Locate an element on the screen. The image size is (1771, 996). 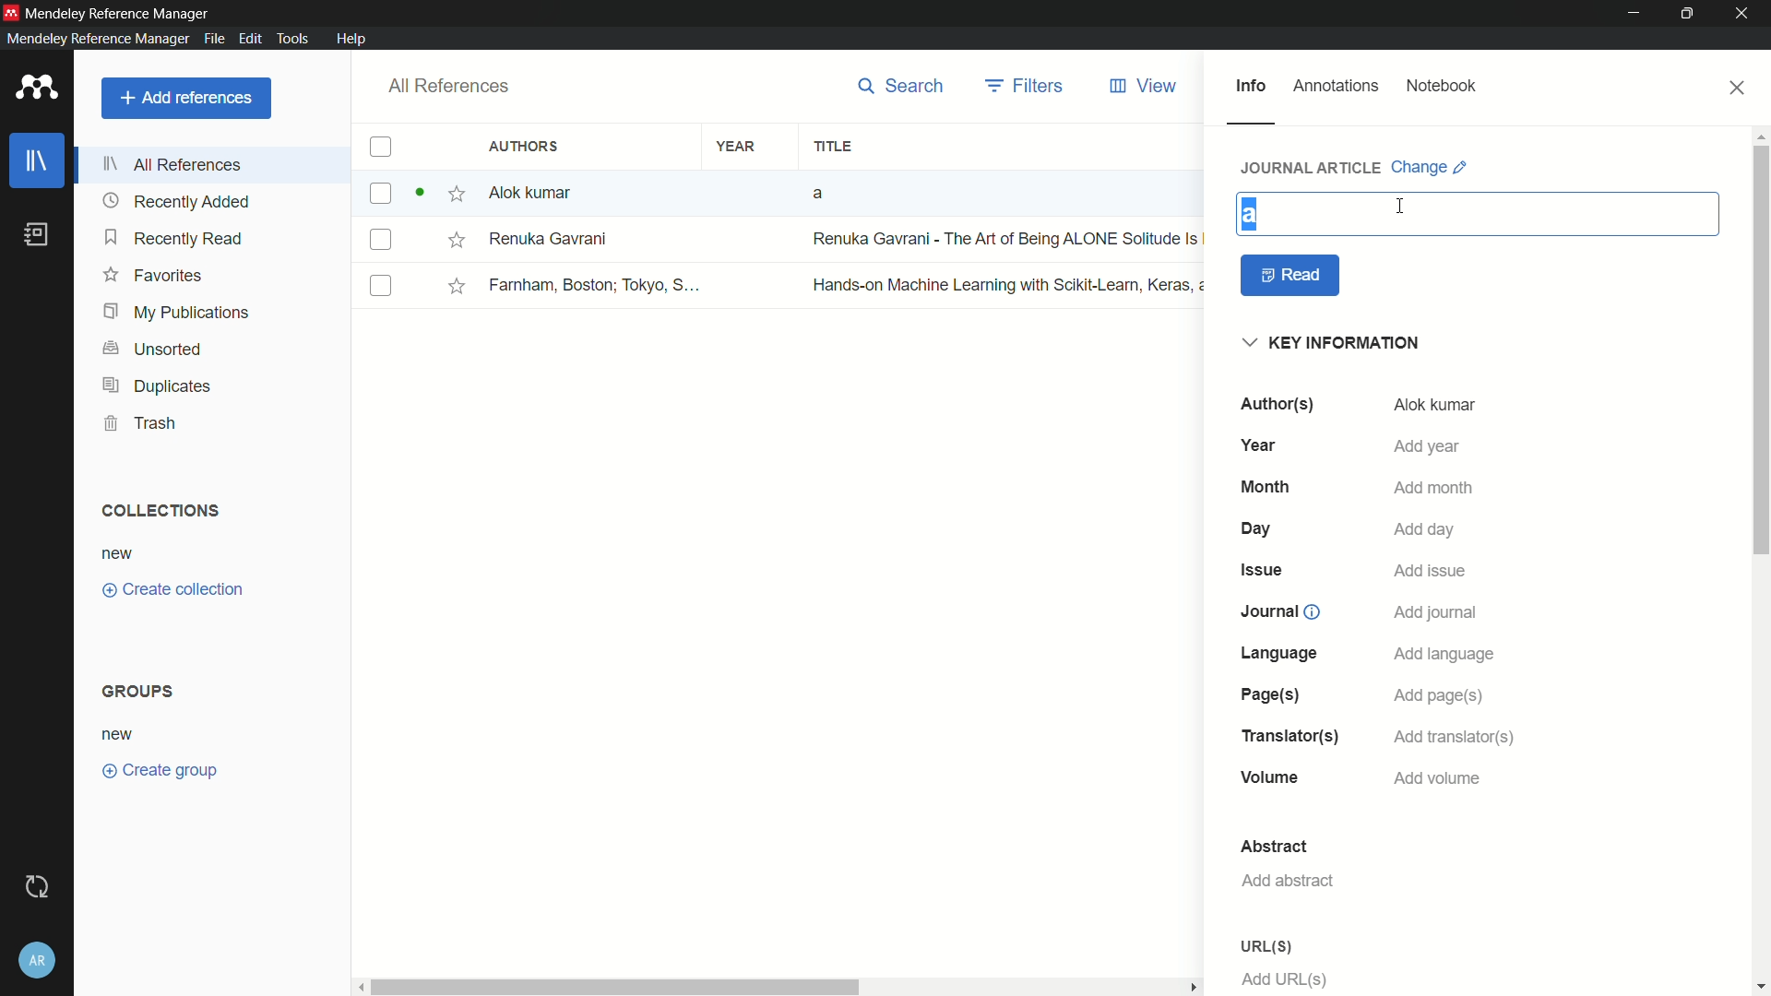
filters is located at coordinates (1027, 86).